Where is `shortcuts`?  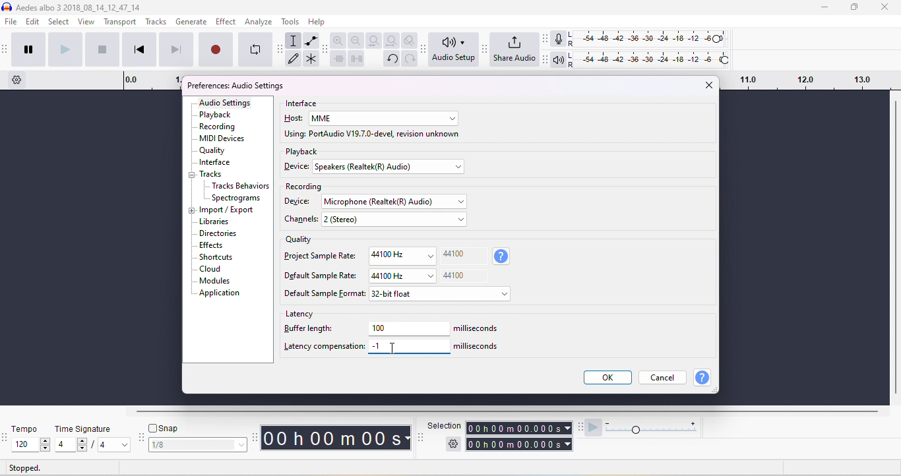
shortcuts is located at coordinates (216, 257).